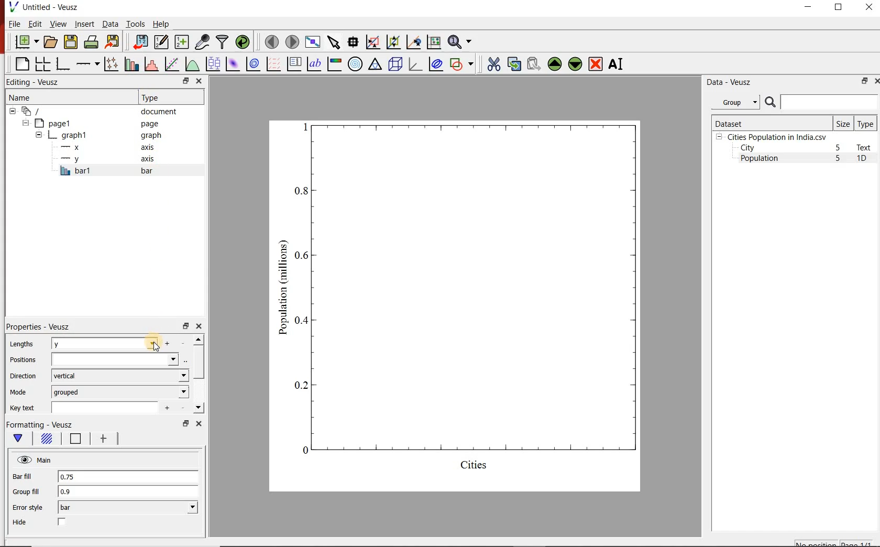  What do you see at coordinates (868, 8) in the screenshot?
I see `CLOSE` at bounding box center [868, 8].